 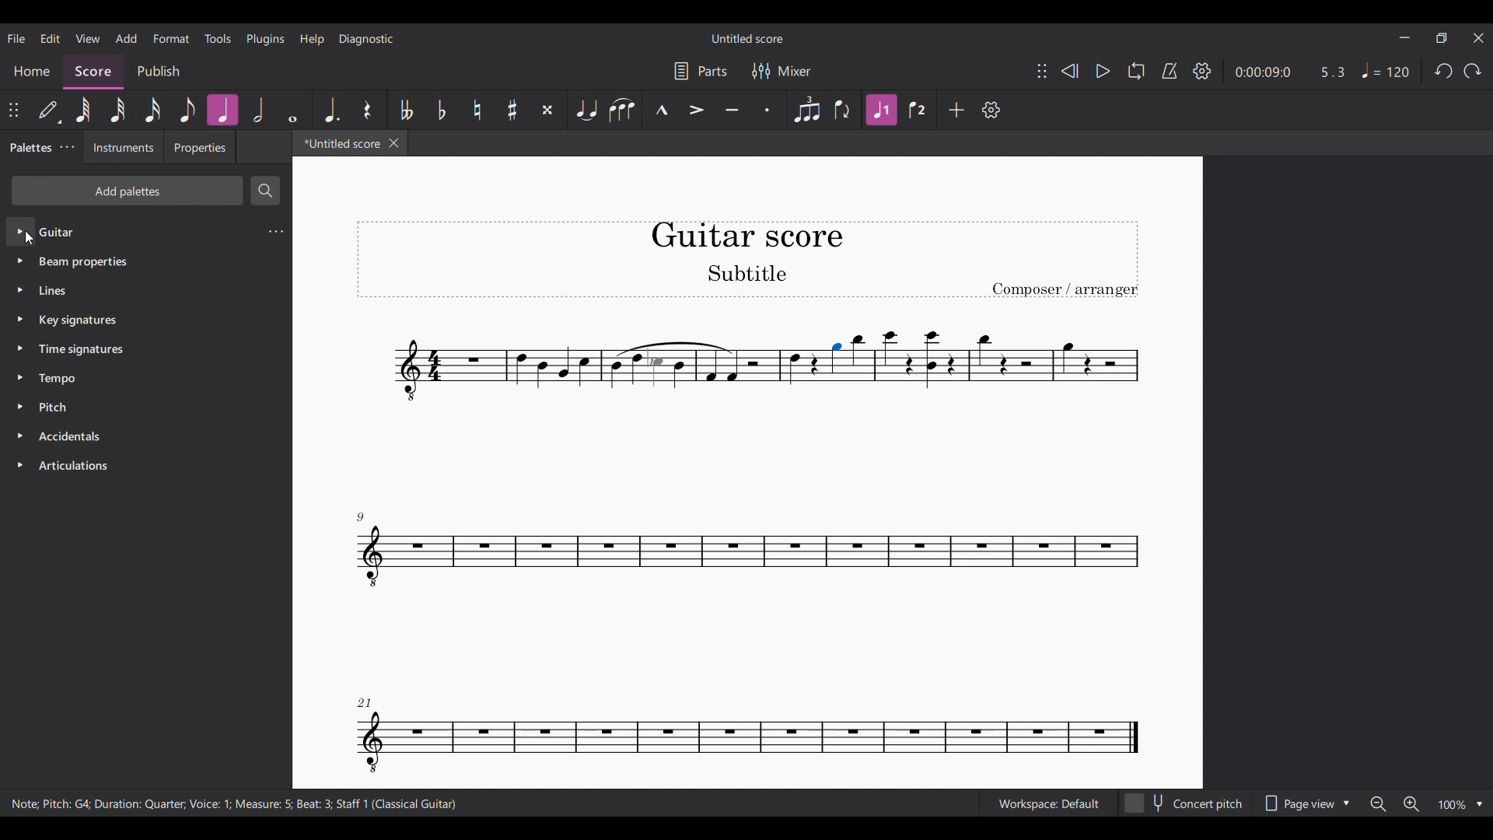 I want to click on Flip direction, so click(x=844, y=110).